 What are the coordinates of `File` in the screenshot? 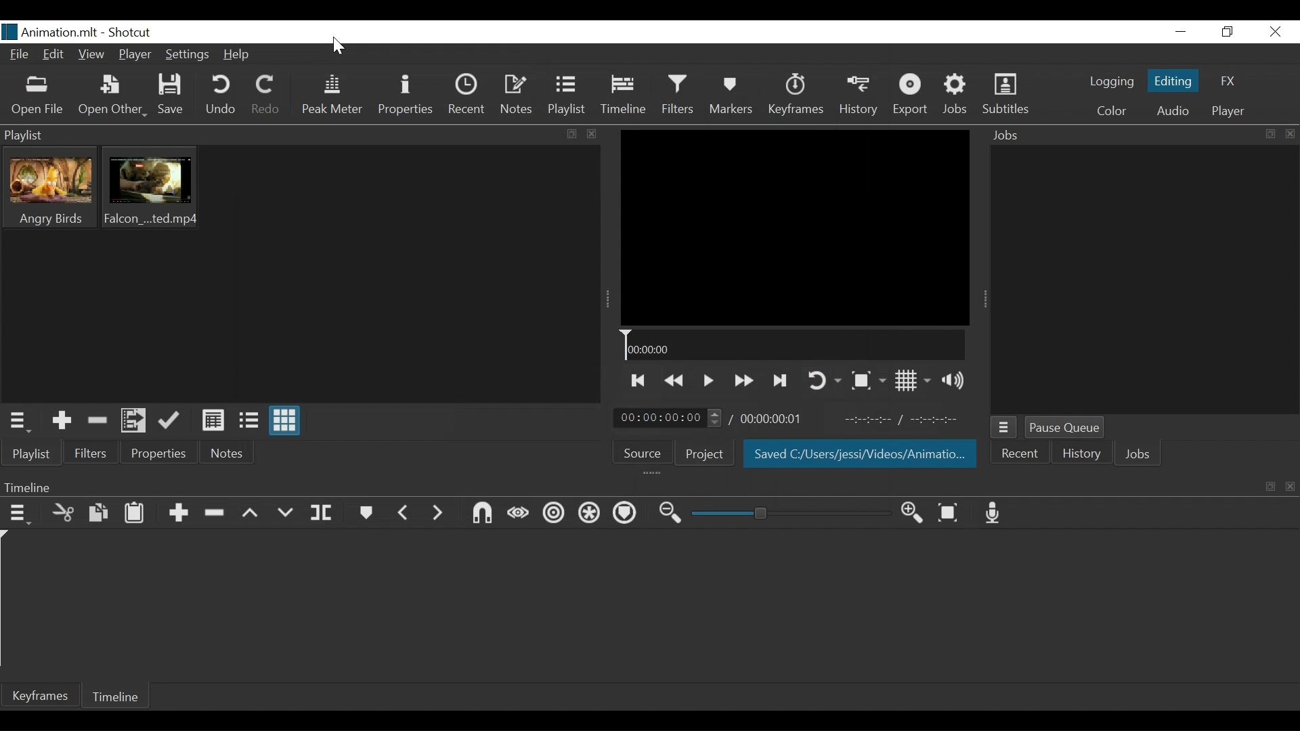 It's located at (20, 56).